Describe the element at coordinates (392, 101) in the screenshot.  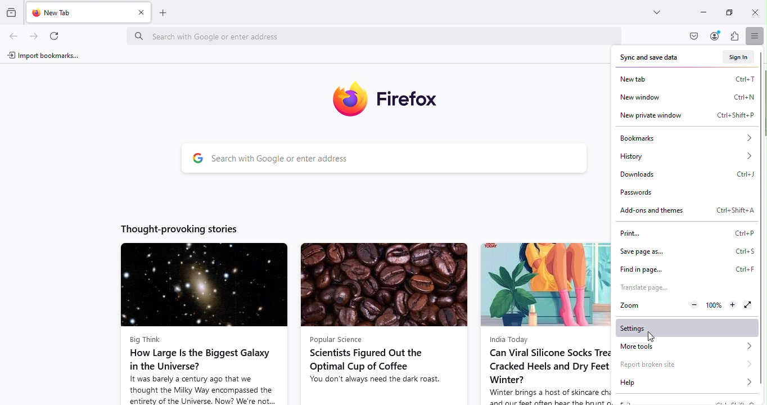
I see `Firefox icon` at that location.